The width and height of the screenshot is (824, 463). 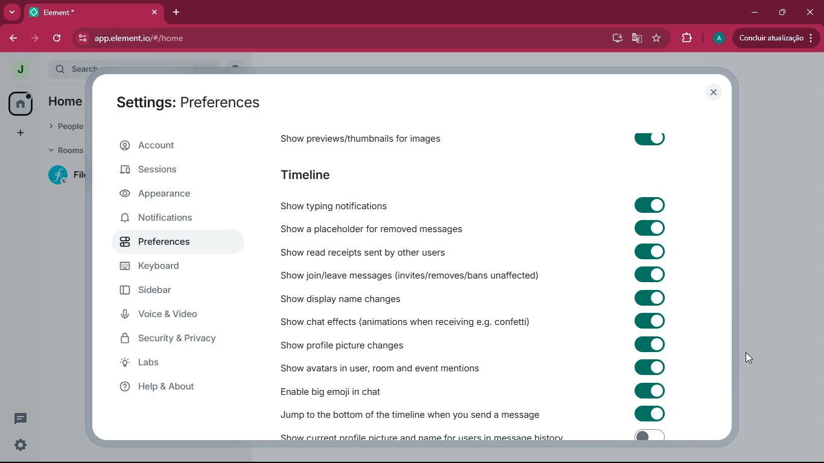 I want to click on home, so click(x=65, y=104).